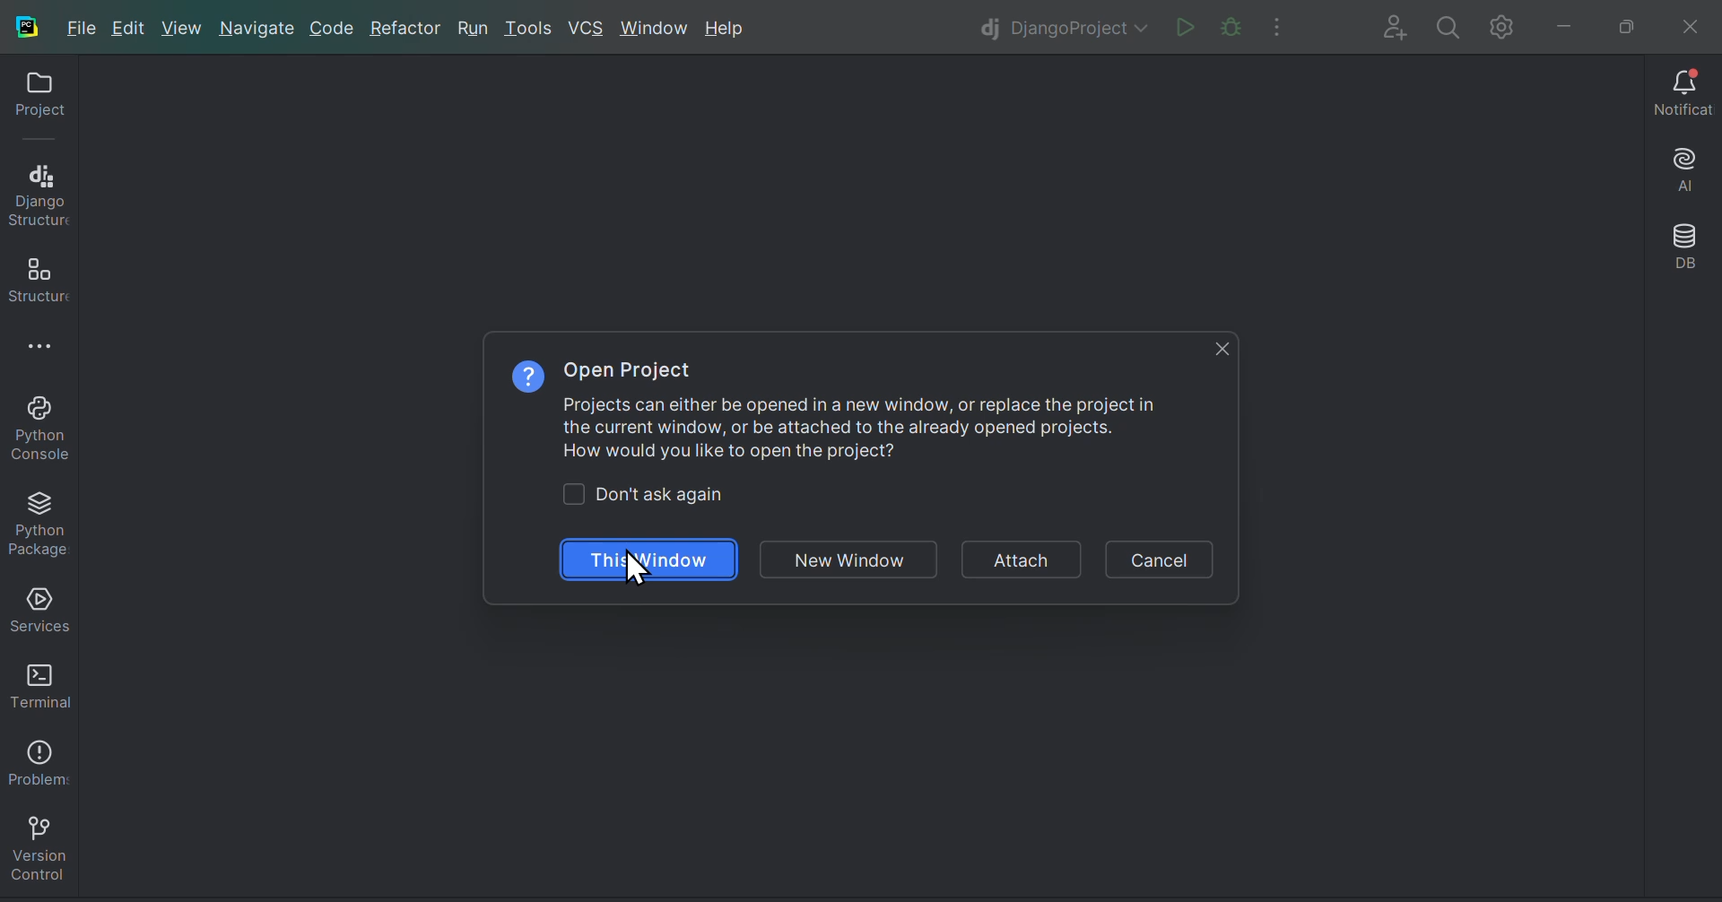 Image resolution: width=1722 pixels, height=902 pixels. Describe the element at coordinates (1387, 24) in the screenshot. I see `Add file` at that location.